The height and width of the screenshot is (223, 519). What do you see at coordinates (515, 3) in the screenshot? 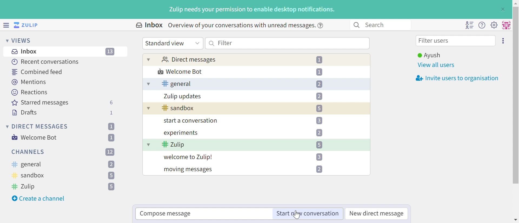
I see `move up` at bounding box center [515, 3].